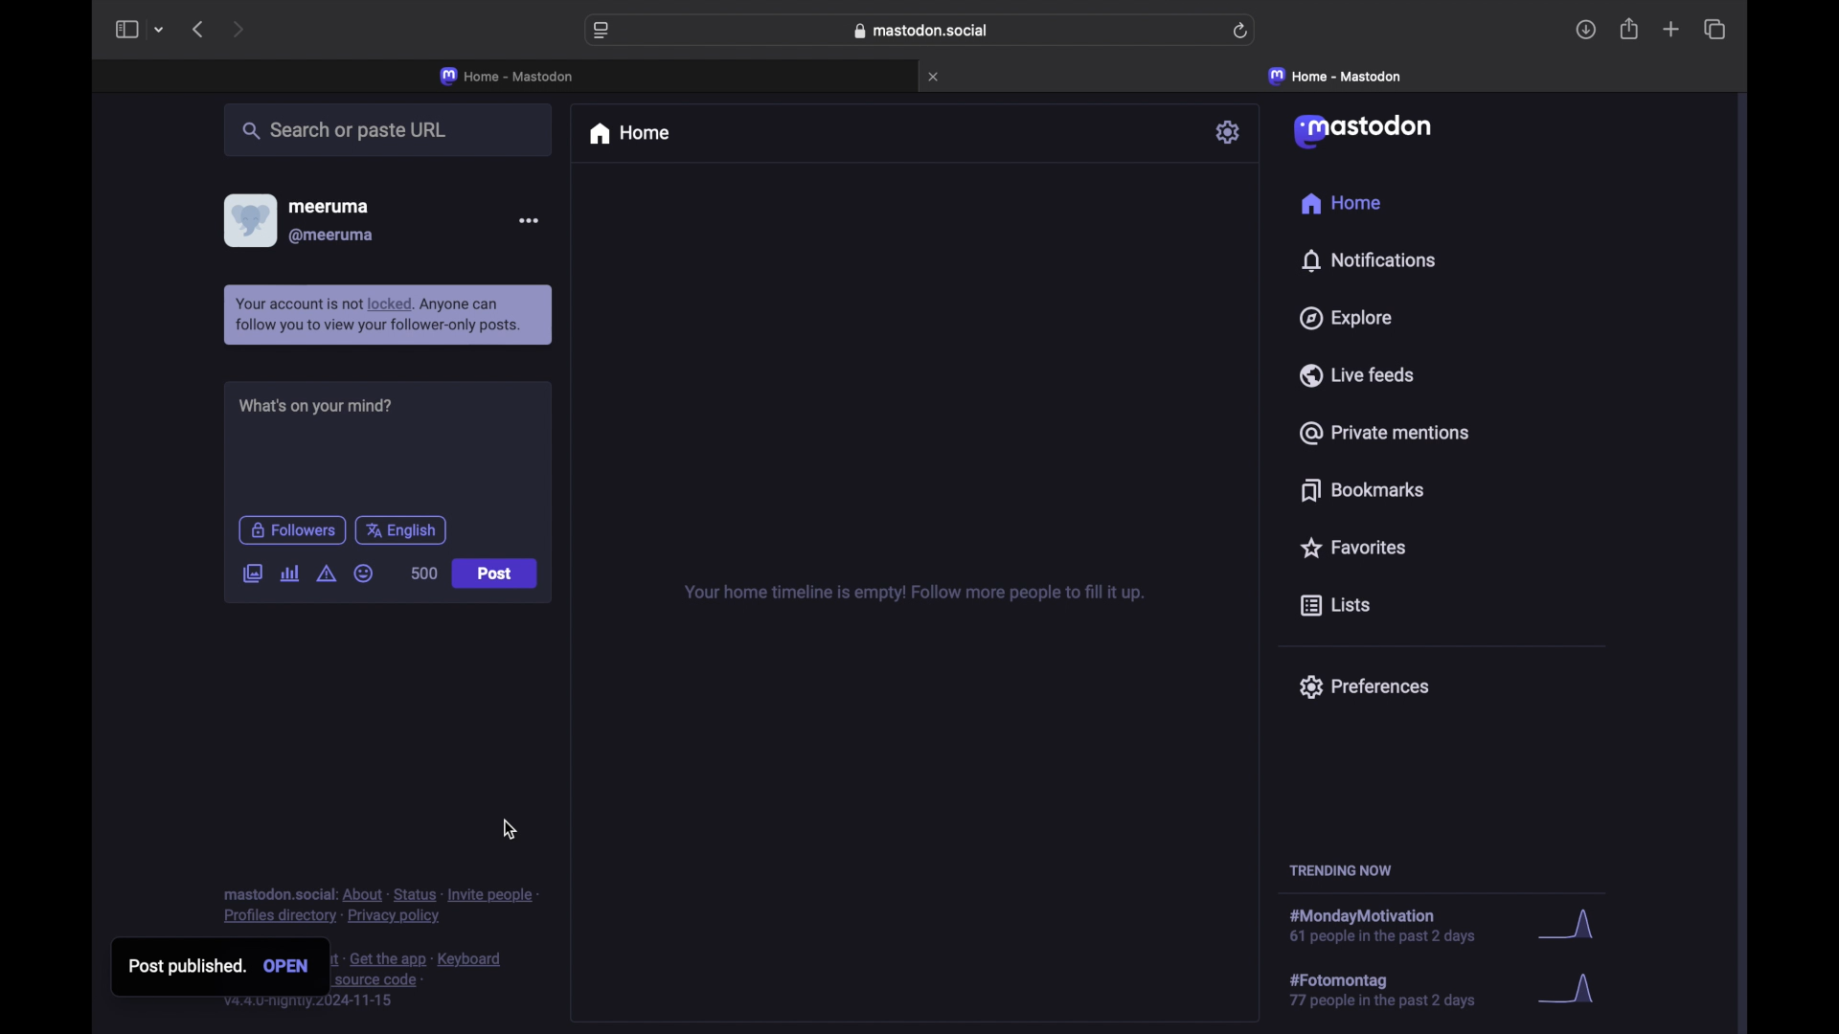 The width and height of the screenshot is (1839, 1034). I want to click on settings, so click(1230, 132).